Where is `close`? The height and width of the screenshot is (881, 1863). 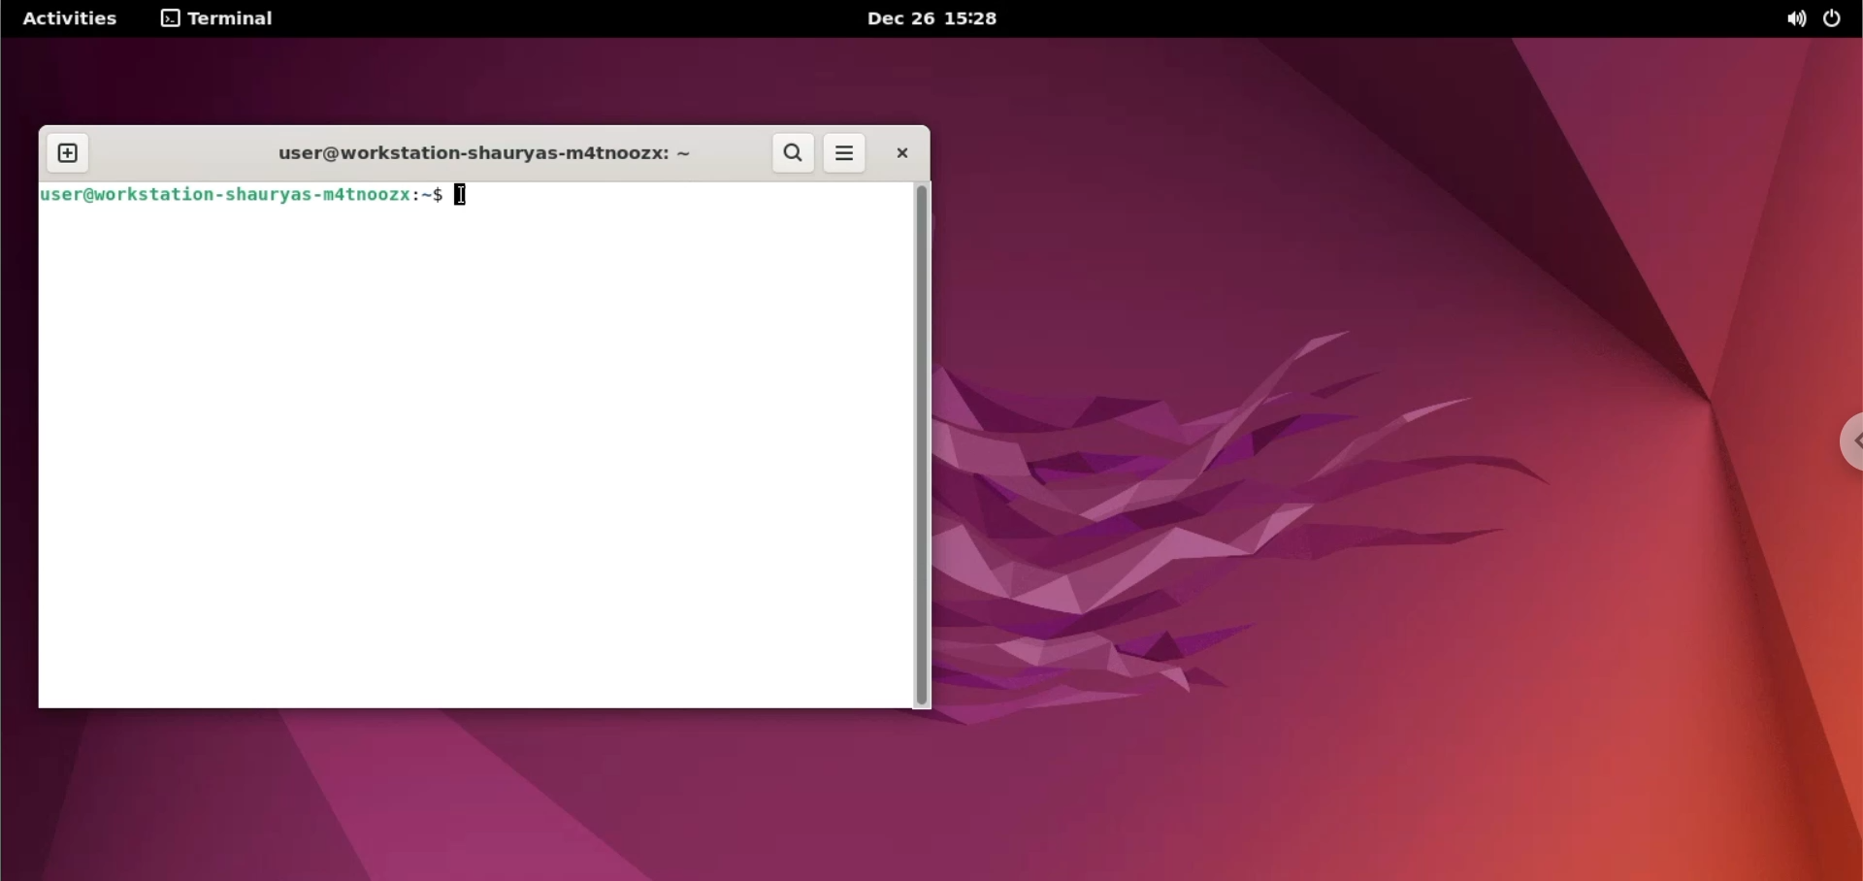 close is located at coordinates (894, 152).